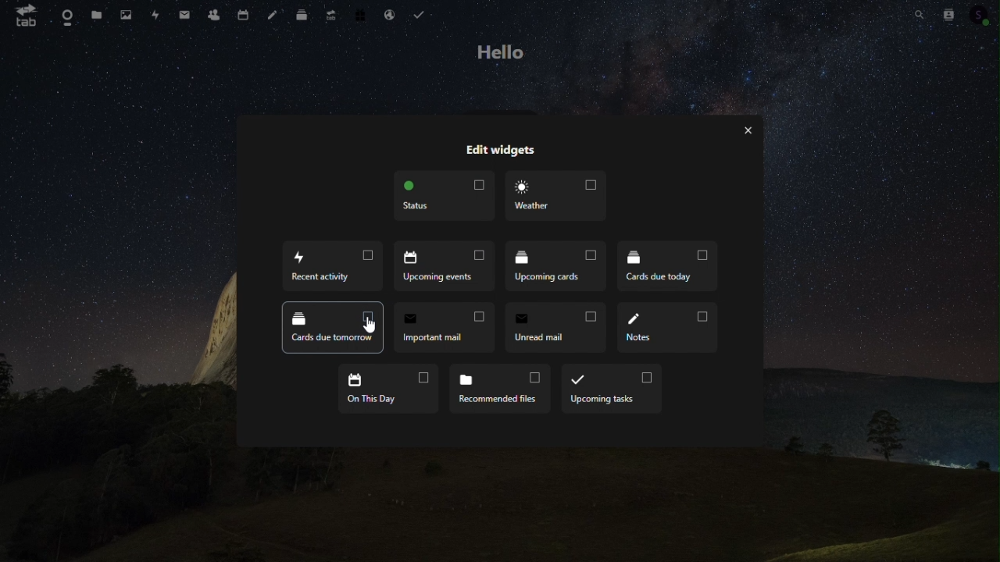 This screenshot has height=562, width=1000. I want to click on Notes, so click(271, 12).